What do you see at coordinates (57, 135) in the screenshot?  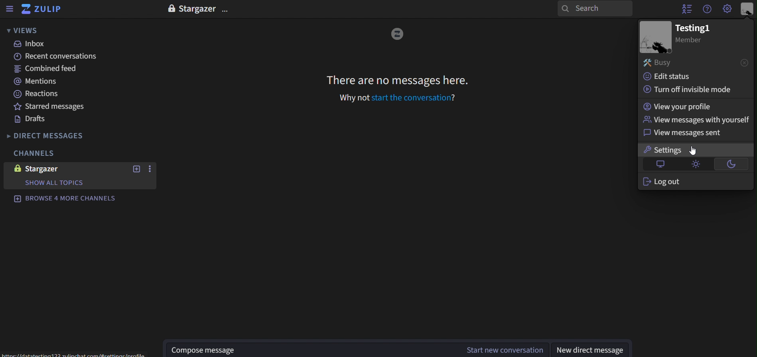 I see `direct messages` at bounding box center [57, 135].